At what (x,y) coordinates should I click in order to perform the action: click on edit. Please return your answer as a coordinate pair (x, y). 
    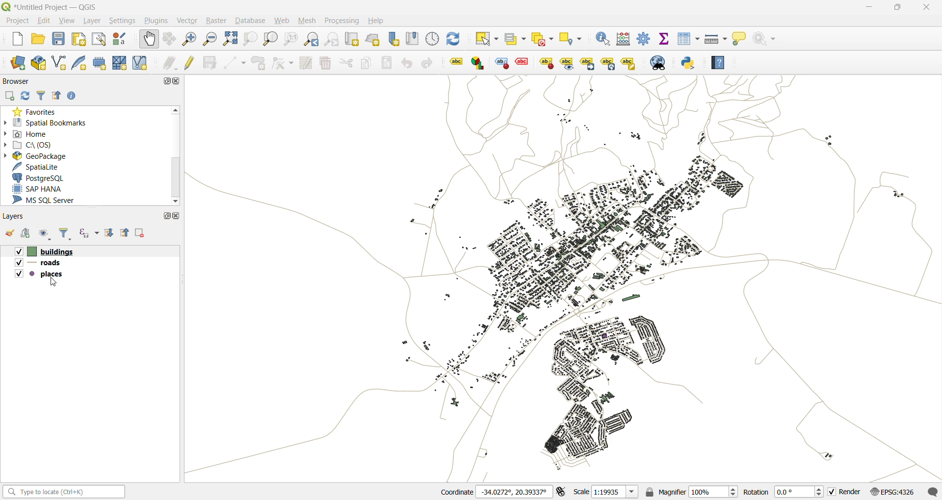
    Looking at the image, I should click on (48, 22).